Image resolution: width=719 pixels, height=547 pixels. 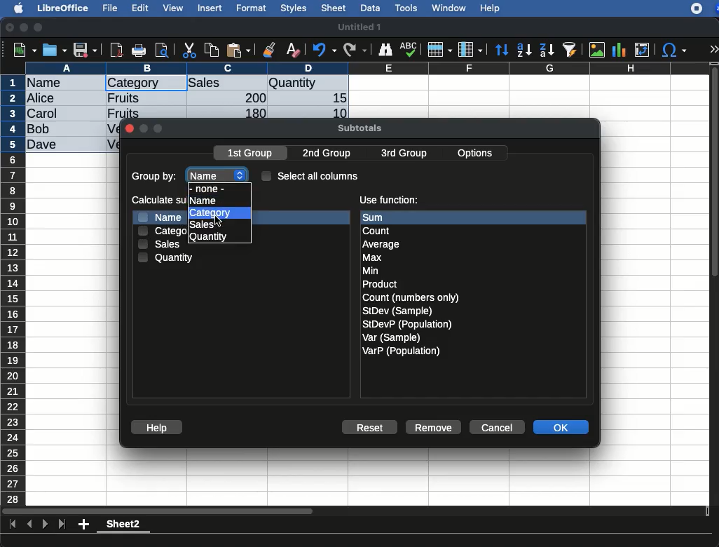 What do you see at coordinates (434, 427) in the screenshot?
I see `remove` at bounding box center [434, 427].